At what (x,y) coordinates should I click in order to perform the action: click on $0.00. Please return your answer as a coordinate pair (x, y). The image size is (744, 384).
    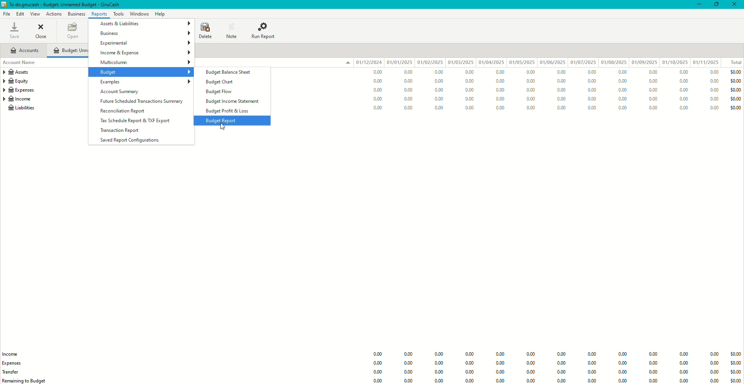
    Looking at the image, I should click on (735, 80).